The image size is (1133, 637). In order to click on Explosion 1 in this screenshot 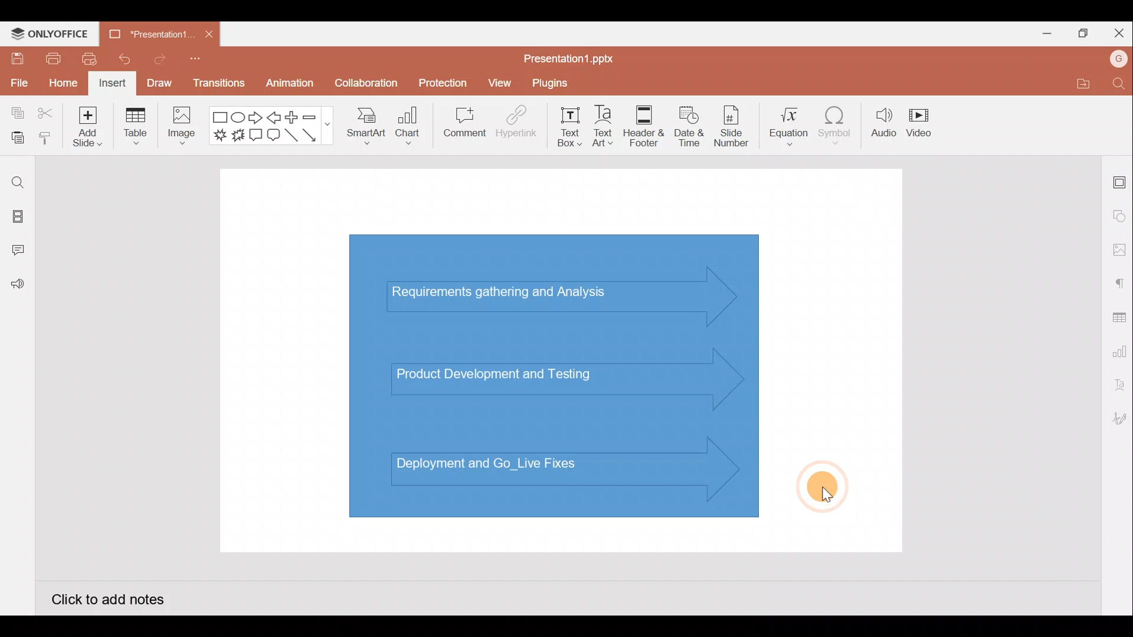, I will do `click(220, 134)`.